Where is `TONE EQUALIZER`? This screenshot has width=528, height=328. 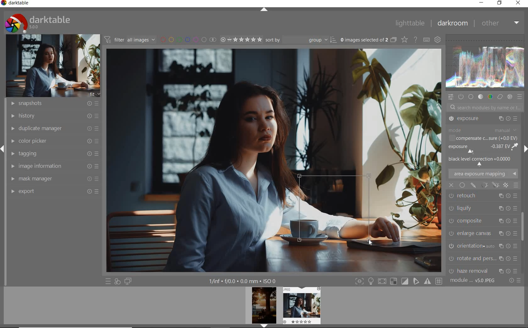 TONE EQUALIZER is located at coordinates (482, 133).